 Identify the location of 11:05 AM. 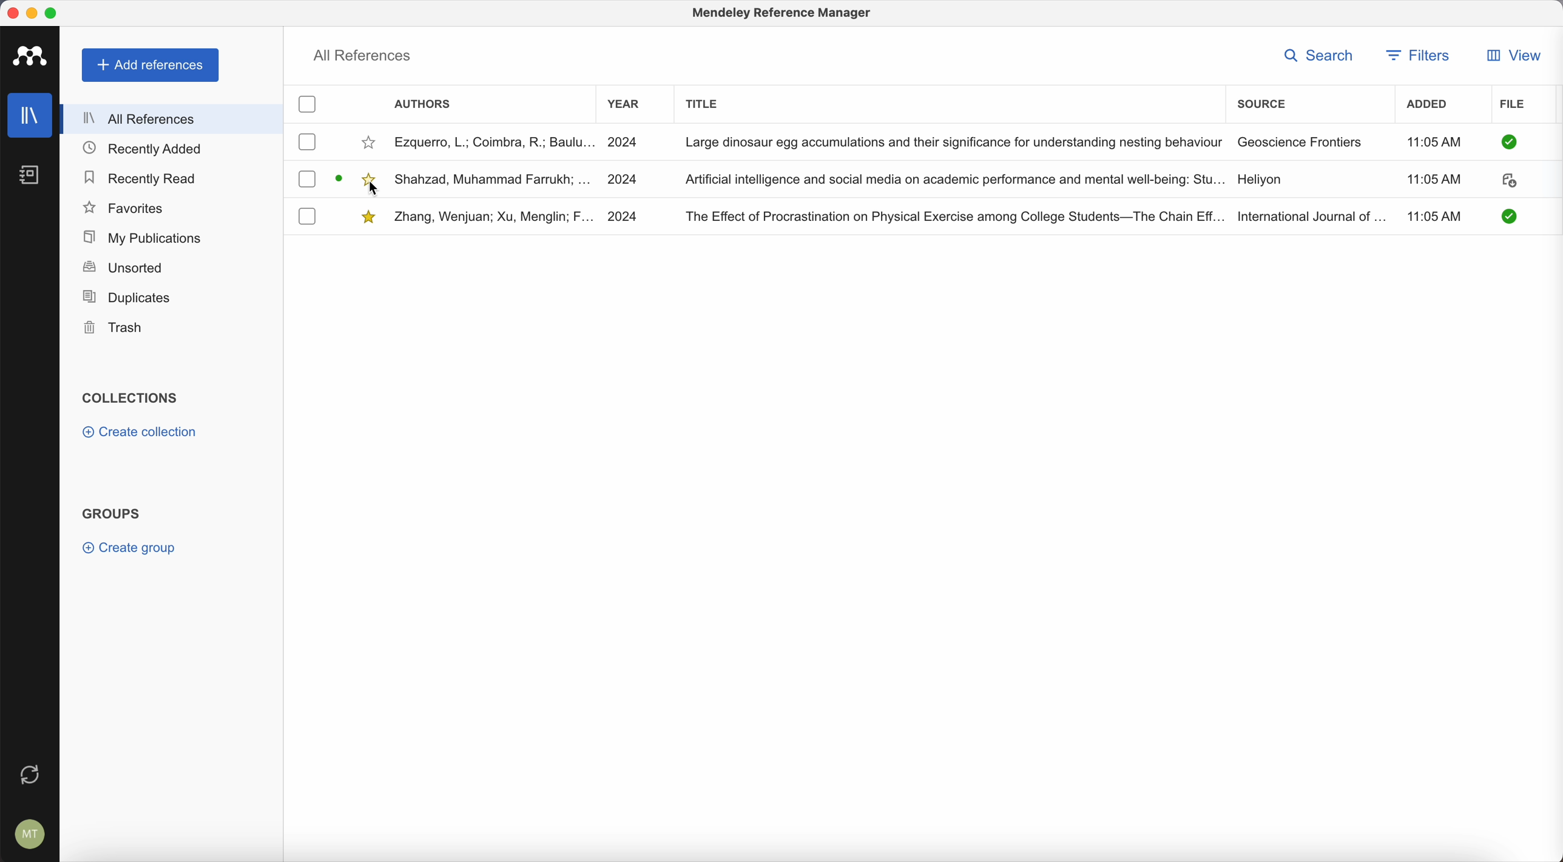
(1432, 143).